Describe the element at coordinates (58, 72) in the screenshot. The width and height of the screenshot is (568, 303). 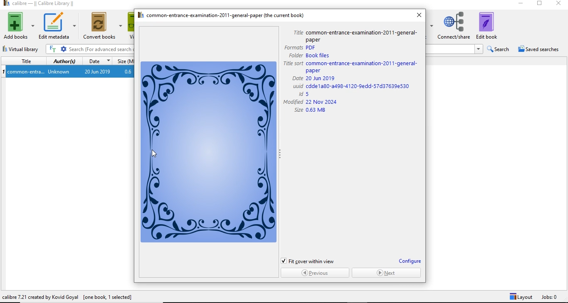
I see `Unknown` at that location.